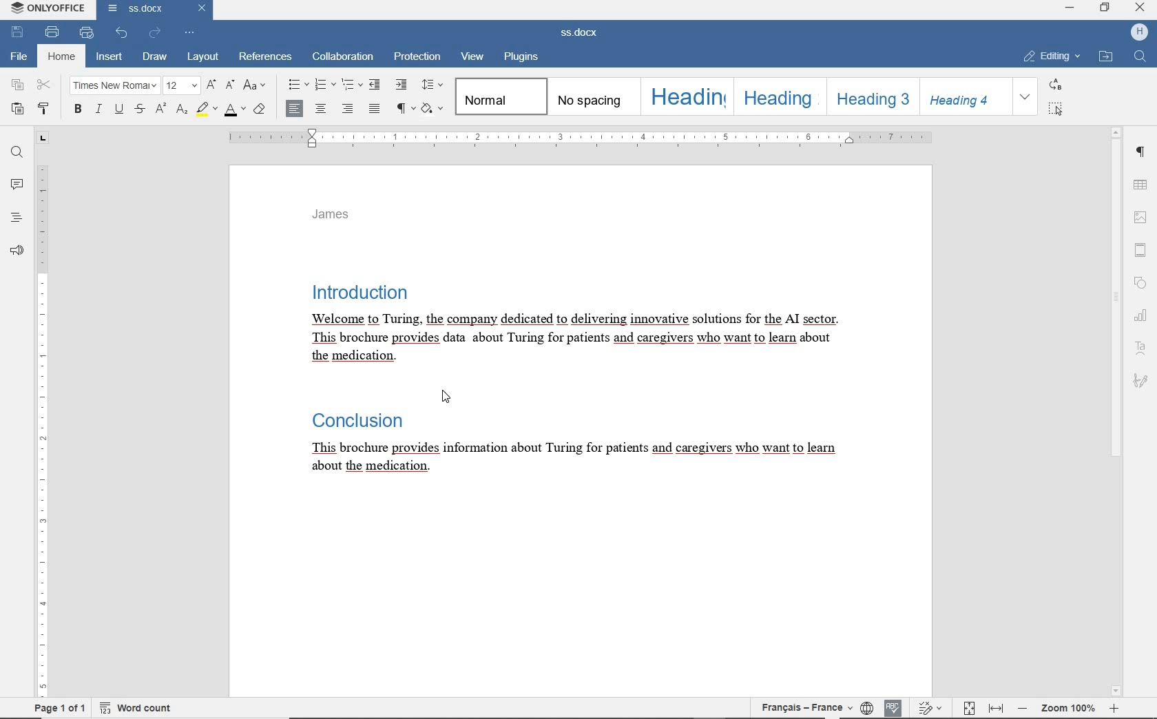 Image resolution: width=1157 pixels, height=719 pixels. Describe the element at coordinates (1140, 58) in the screenshot. I see `FIND` at that location.